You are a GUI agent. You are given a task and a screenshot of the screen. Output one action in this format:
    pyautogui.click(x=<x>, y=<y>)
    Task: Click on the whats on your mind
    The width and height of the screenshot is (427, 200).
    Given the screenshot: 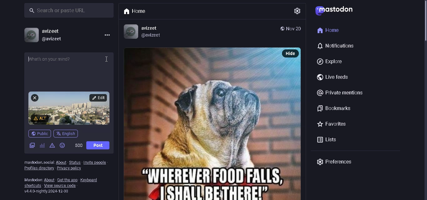 What is the action you would take?
    pyautogui.click(x=68, y=70)
    